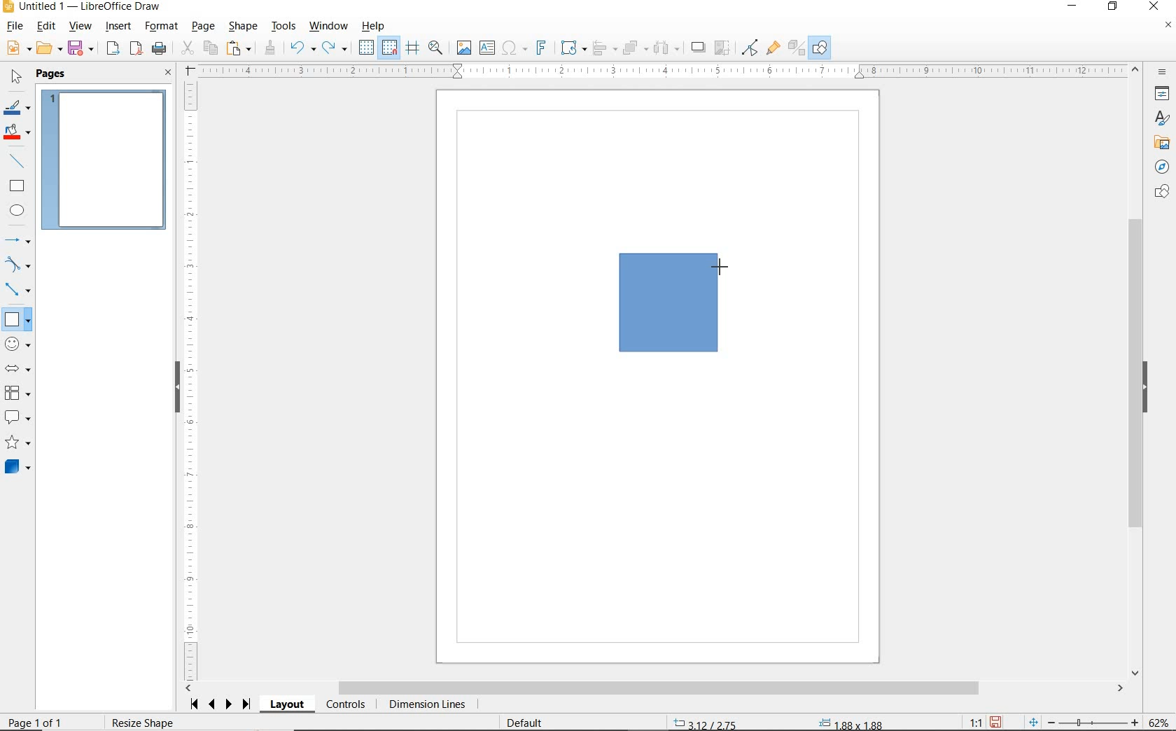  Describe the element at coordinates (239, 48) in the screenshot. I see `PASTE` at that location.